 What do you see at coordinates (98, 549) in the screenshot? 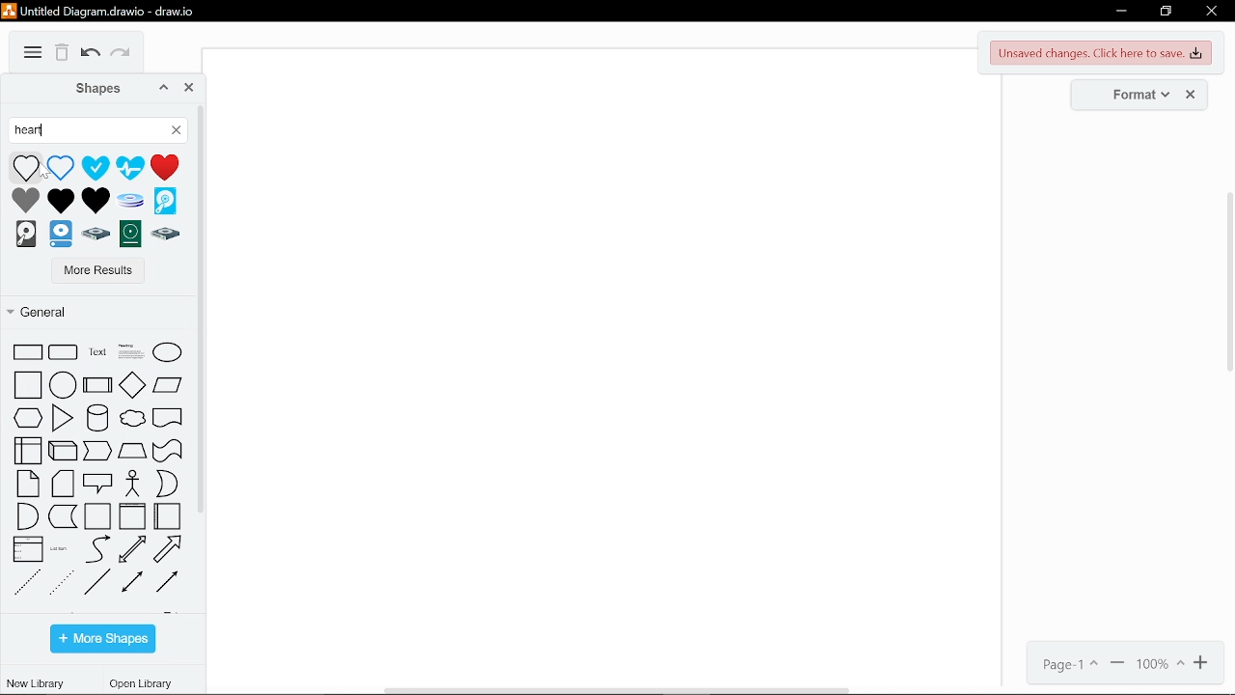
I see `curve` at bounding box center [98, 549].